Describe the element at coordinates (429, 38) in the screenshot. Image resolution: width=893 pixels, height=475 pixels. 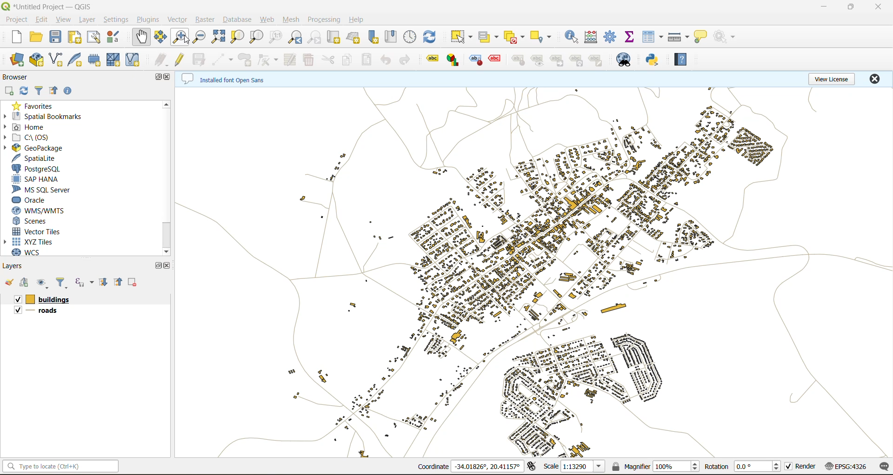
I see `refresh` at that location.